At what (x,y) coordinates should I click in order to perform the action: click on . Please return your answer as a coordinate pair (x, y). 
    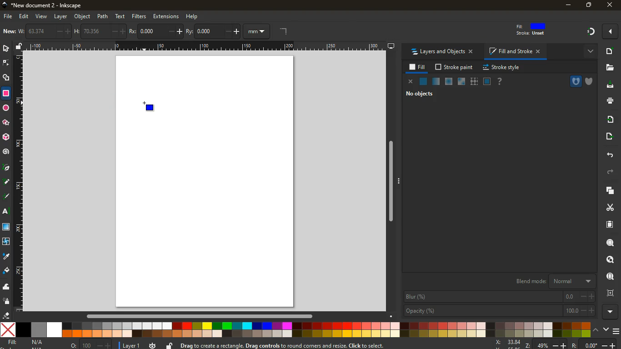
    Looking at the image, I should click on (6, 109).